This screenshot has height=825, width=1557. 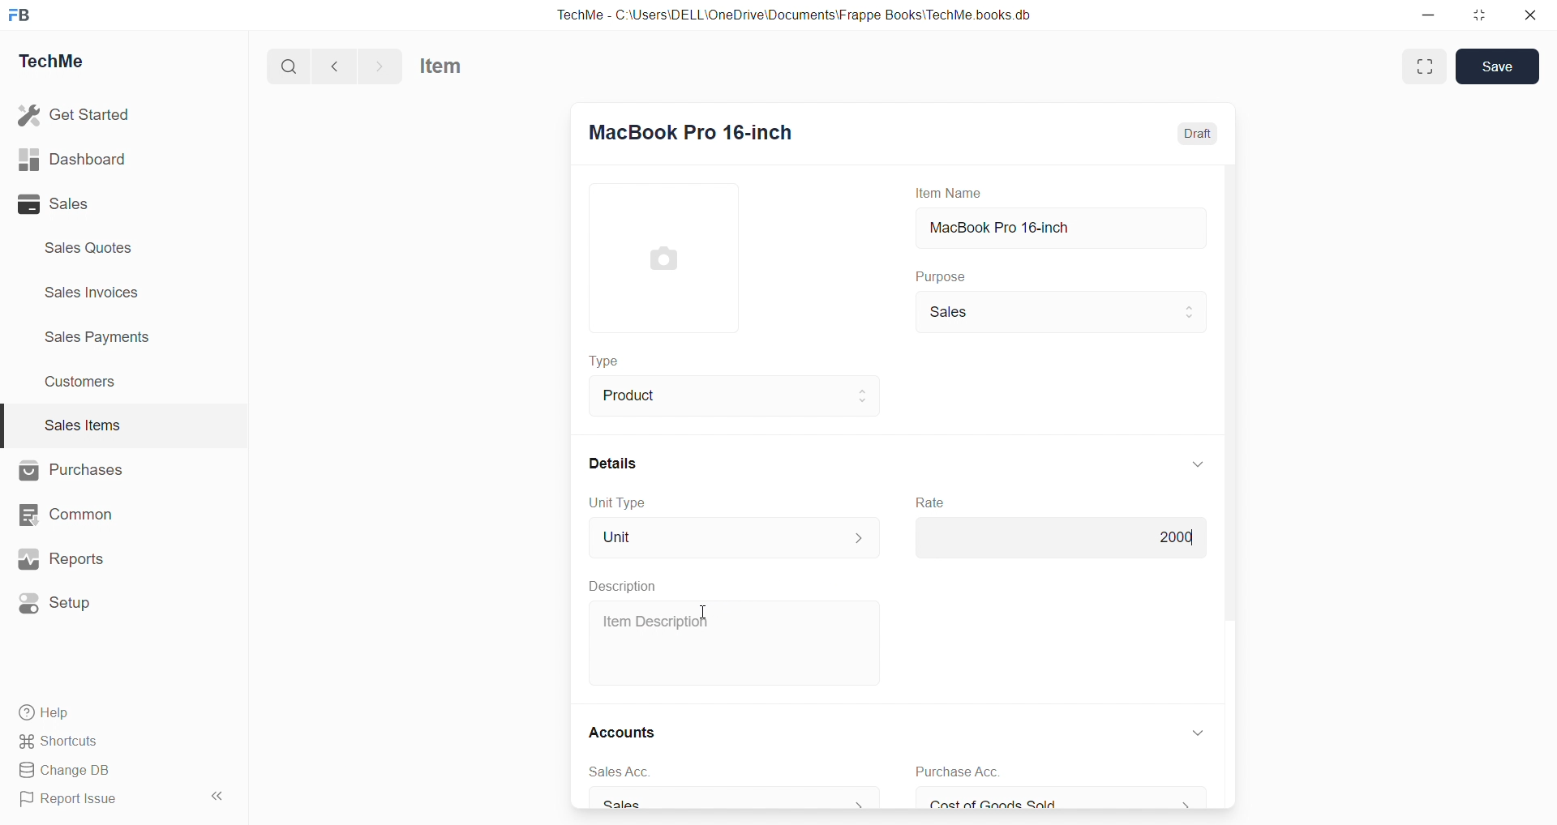 What do you see at coordinates (733, 800) in the screenshot?
I see `Sales` at bounding box center [733, 800].